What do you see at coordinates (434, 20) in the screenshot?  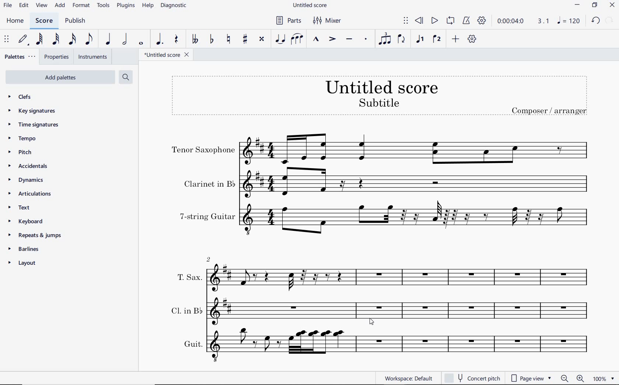 I see `PLAY` at bounding box center [434, 20].